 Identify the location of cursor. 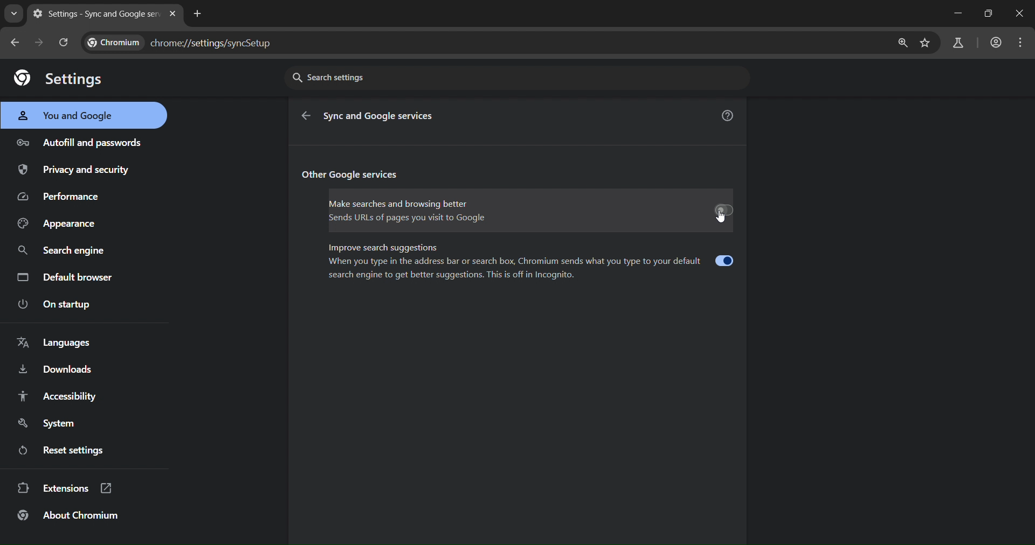
(722, 220).